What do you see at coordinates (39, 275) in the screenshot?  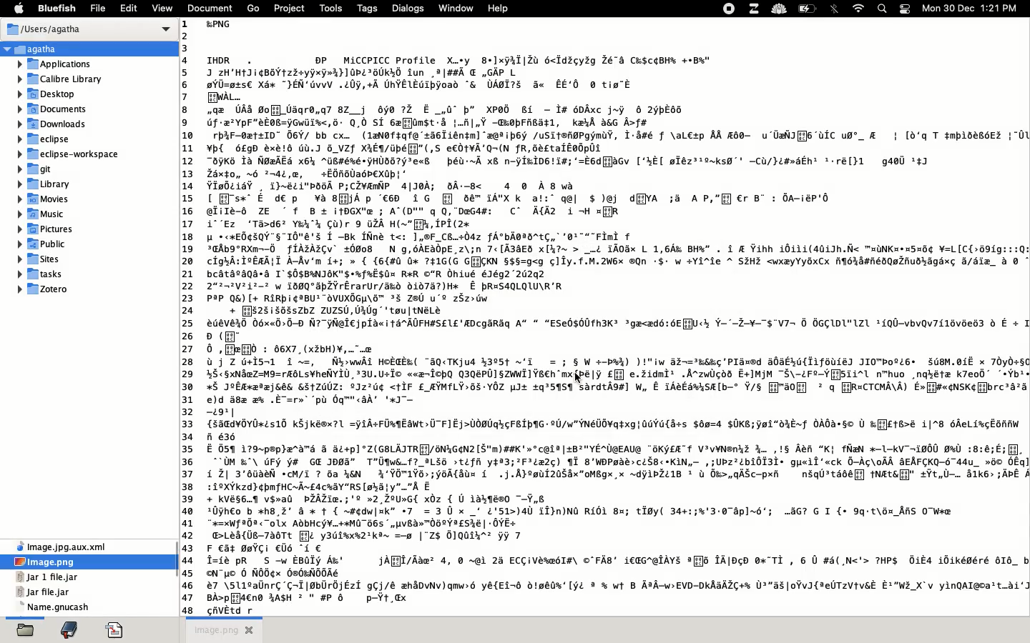 I see `tasks` at bounding box center [39, 275].